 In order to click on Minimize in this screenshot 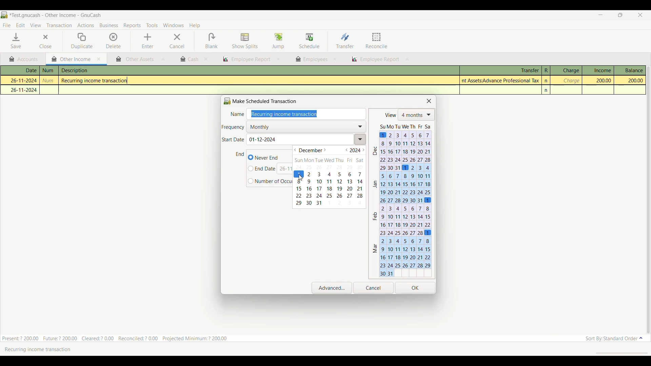, I will do `click(598, 15)`.